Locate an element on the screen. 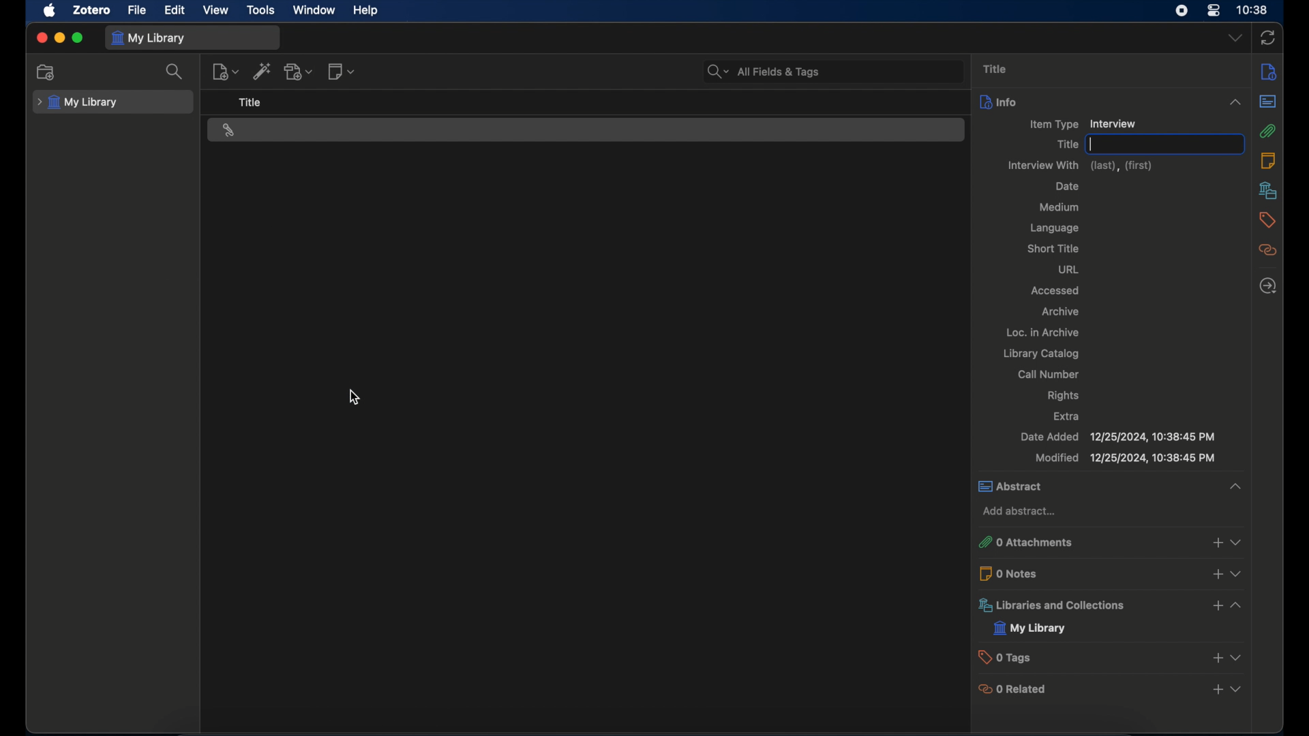  title is located at coordinates (250, 103).